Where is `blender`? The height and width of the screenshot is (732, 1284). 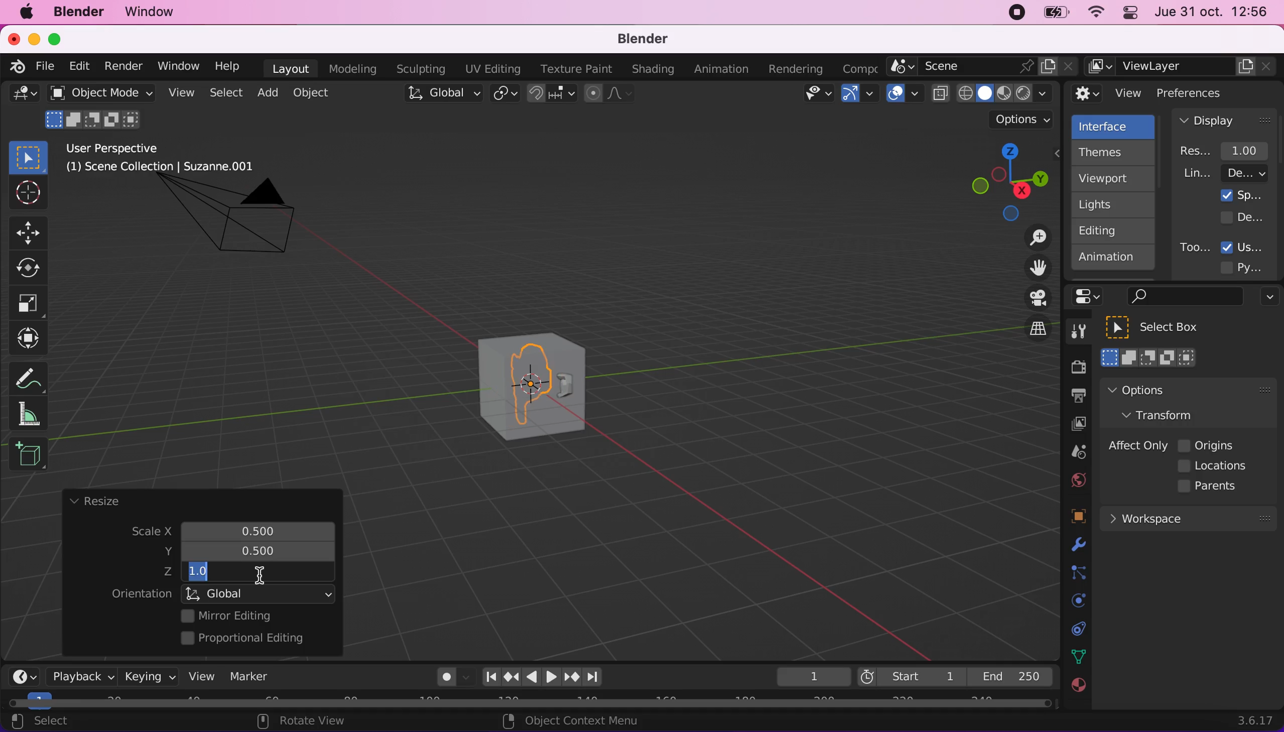
blender is located at coordinates (14, 65).